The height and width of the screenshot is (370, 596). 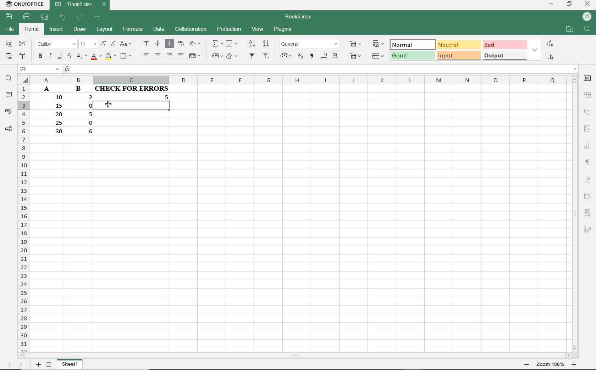 What do you see at coordinates (589, 162) in the screenshot?
I see `` at bounding box center [589, 162].